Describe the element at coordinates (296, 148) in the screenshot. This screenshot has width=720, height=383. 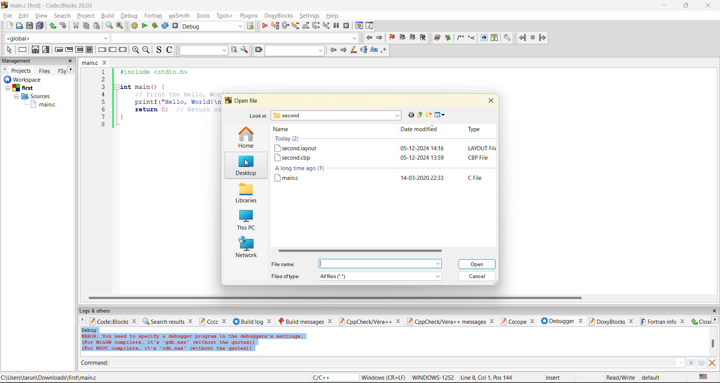
I see `second.layout file` at that location.